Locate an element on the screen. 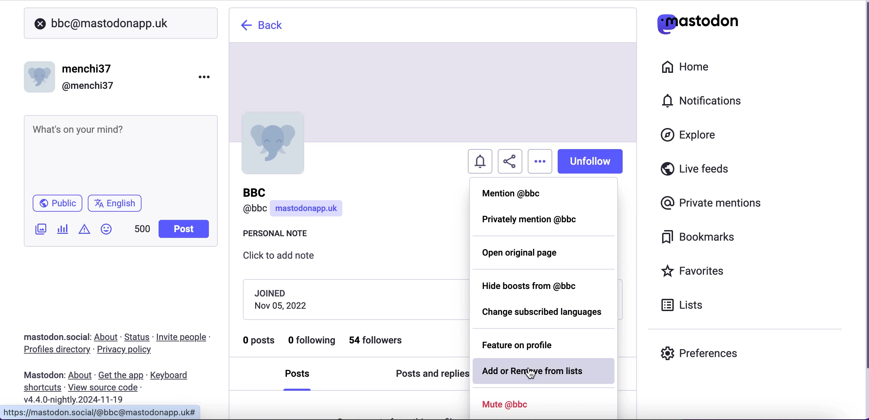  close is located at coordinates (40, 24).